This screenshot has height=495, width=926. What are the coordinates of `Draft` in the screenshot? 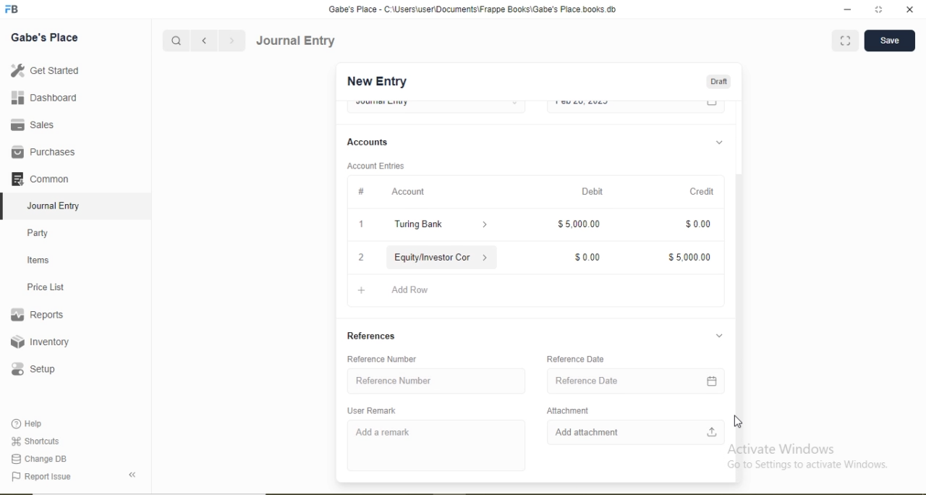 It's located at (718, 82).